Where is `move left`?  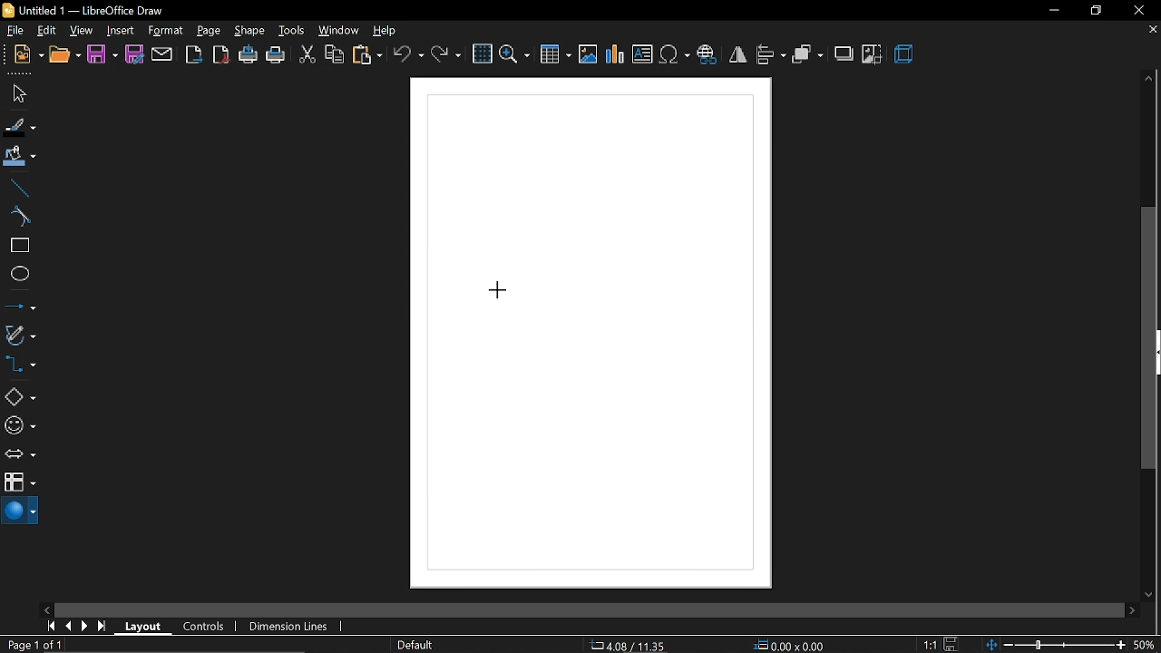 move left is located at coordinates (48, 610).